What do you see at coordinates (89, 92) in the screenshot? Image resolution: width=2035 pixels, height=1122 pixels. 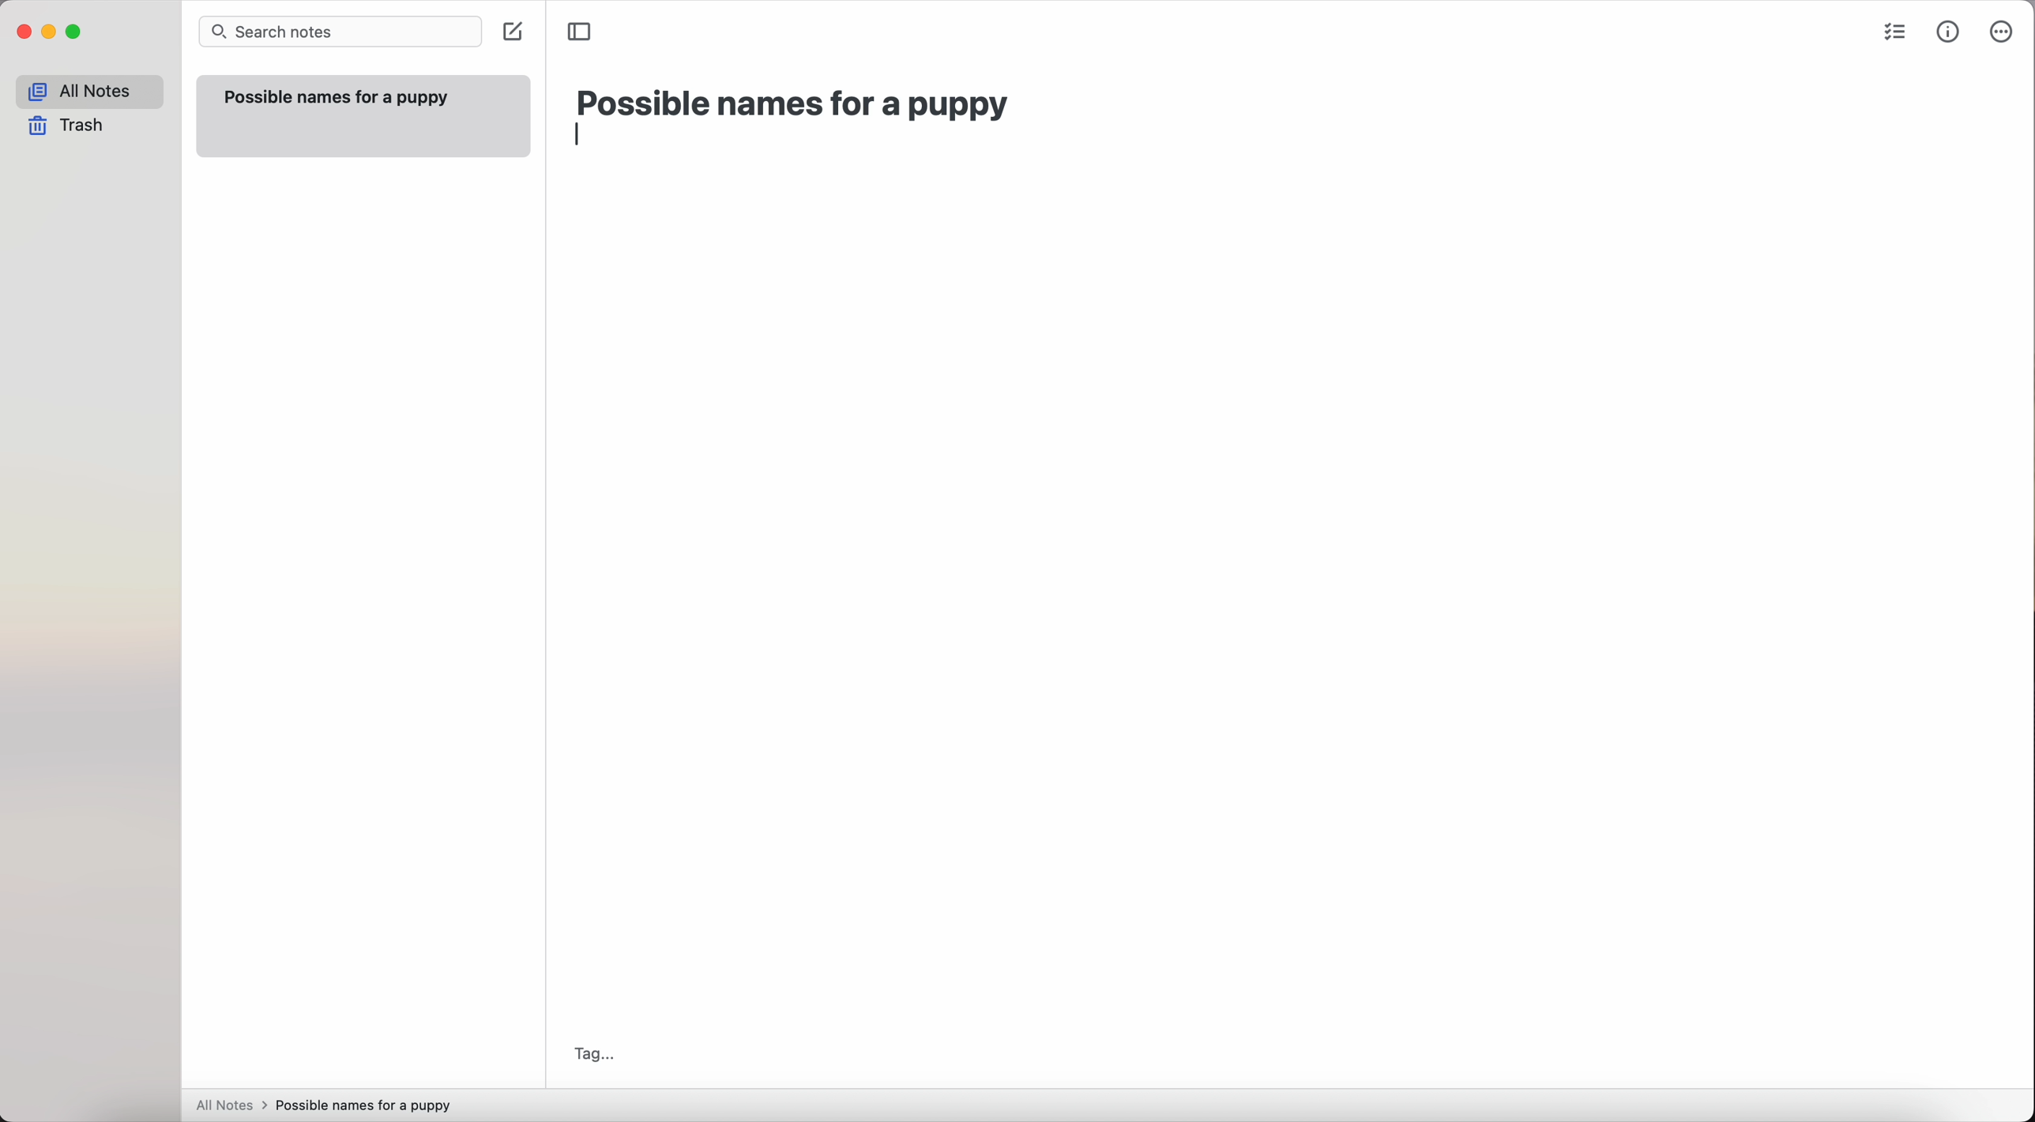 I see `all notes` at bounding box center [89, 92].